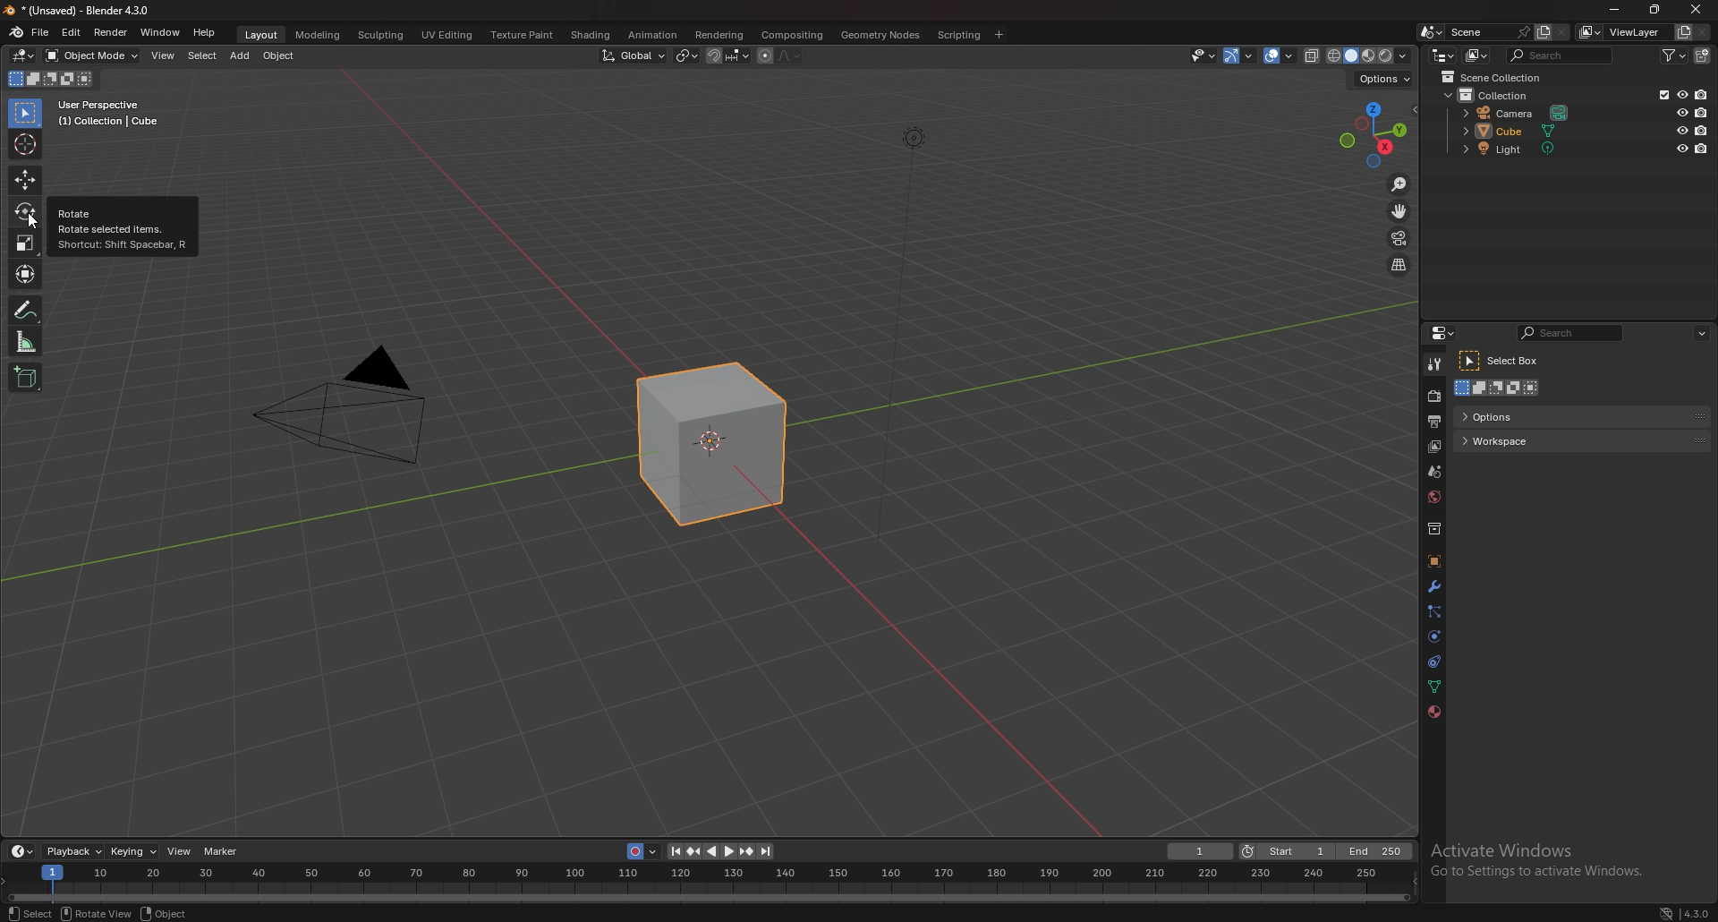 This screenshot has height=922, width=1718. I want to click on layout, so click(265, 37).